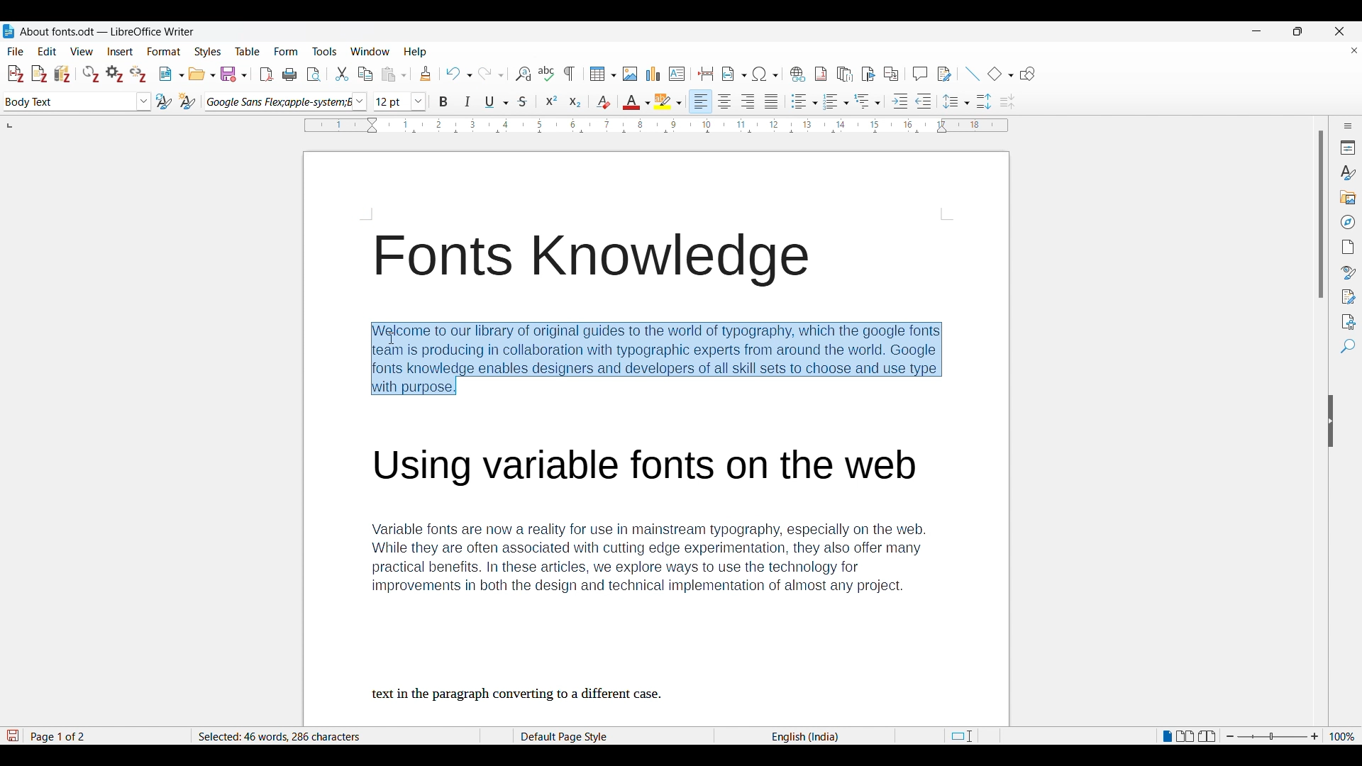 Image resolution: width=1362 pixels, height=766 pixels. What do you see at coordinates (47, 51) in the screenshot?
I see `Edit menu` at bounding box center [47, 51].